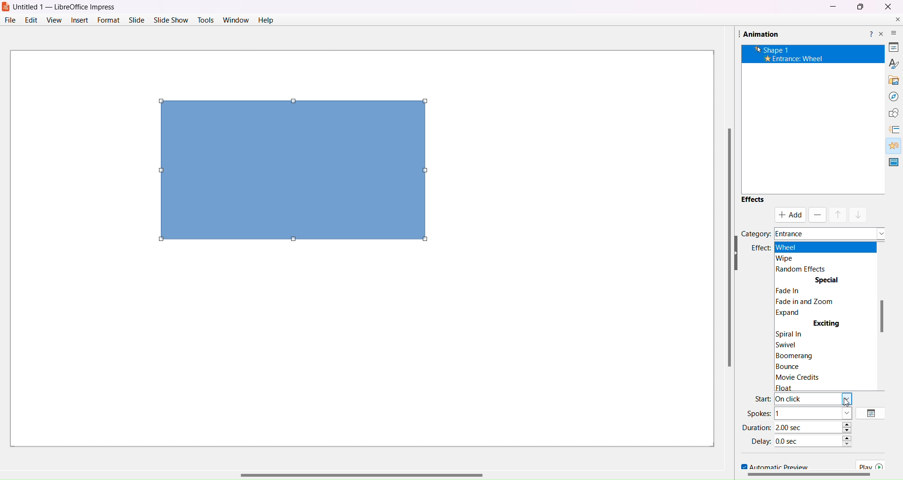 This screenshot has height=480, width=903. Describe the element at coordinates (852, 443) in the screenshot. I see `Time Increase/Decrease` at that location.